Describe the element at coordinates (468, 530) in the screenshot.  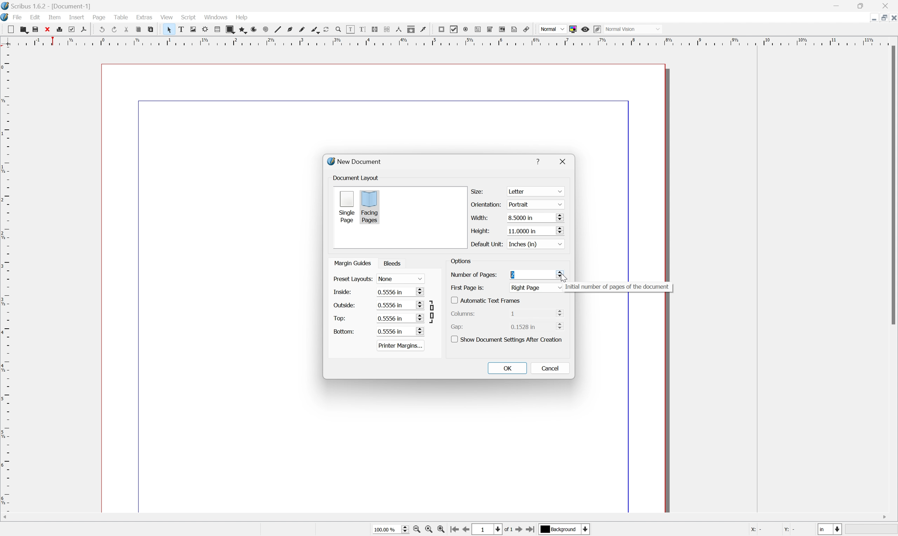
I see `go to previous page` at that location.